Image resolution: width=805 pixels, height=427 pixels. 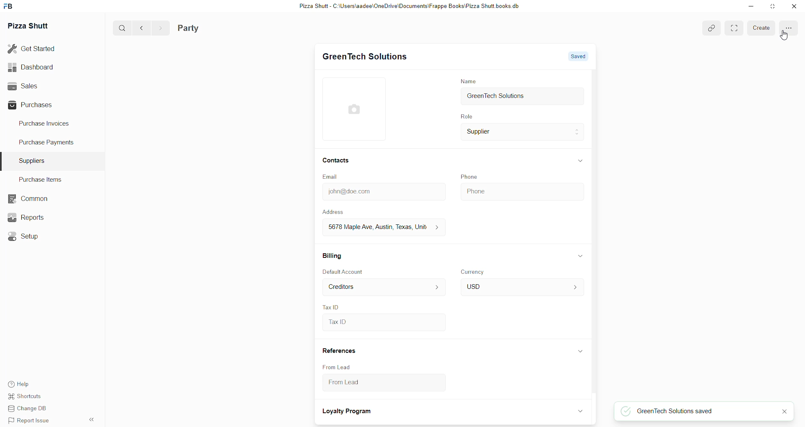 What do you see at coordinates (41, 105) in the screenshot?
I see `Purchases` at bounding box center [41, 105].